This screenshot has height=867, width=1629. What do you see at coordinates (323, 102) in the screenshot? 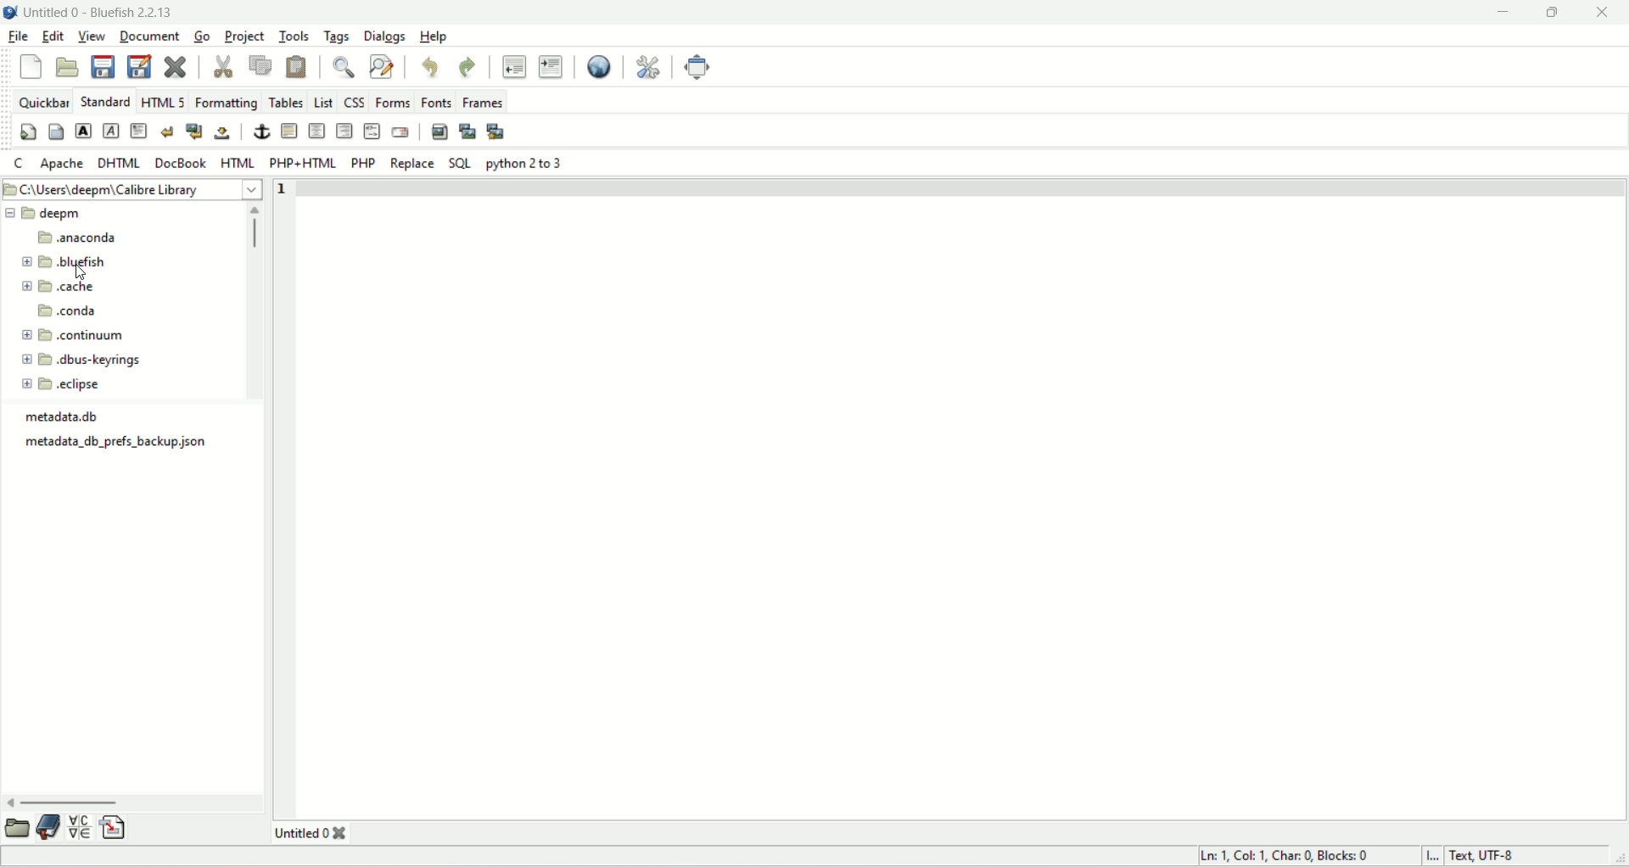
I see `List` at bounding box center [323, 102].